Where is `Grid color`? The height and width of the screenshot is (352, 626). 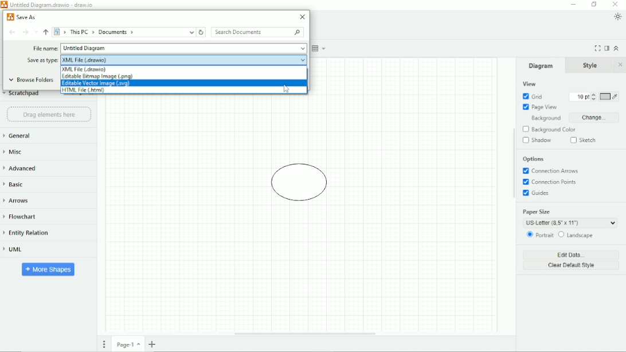 Grid color is located at coordinates (609, 96).